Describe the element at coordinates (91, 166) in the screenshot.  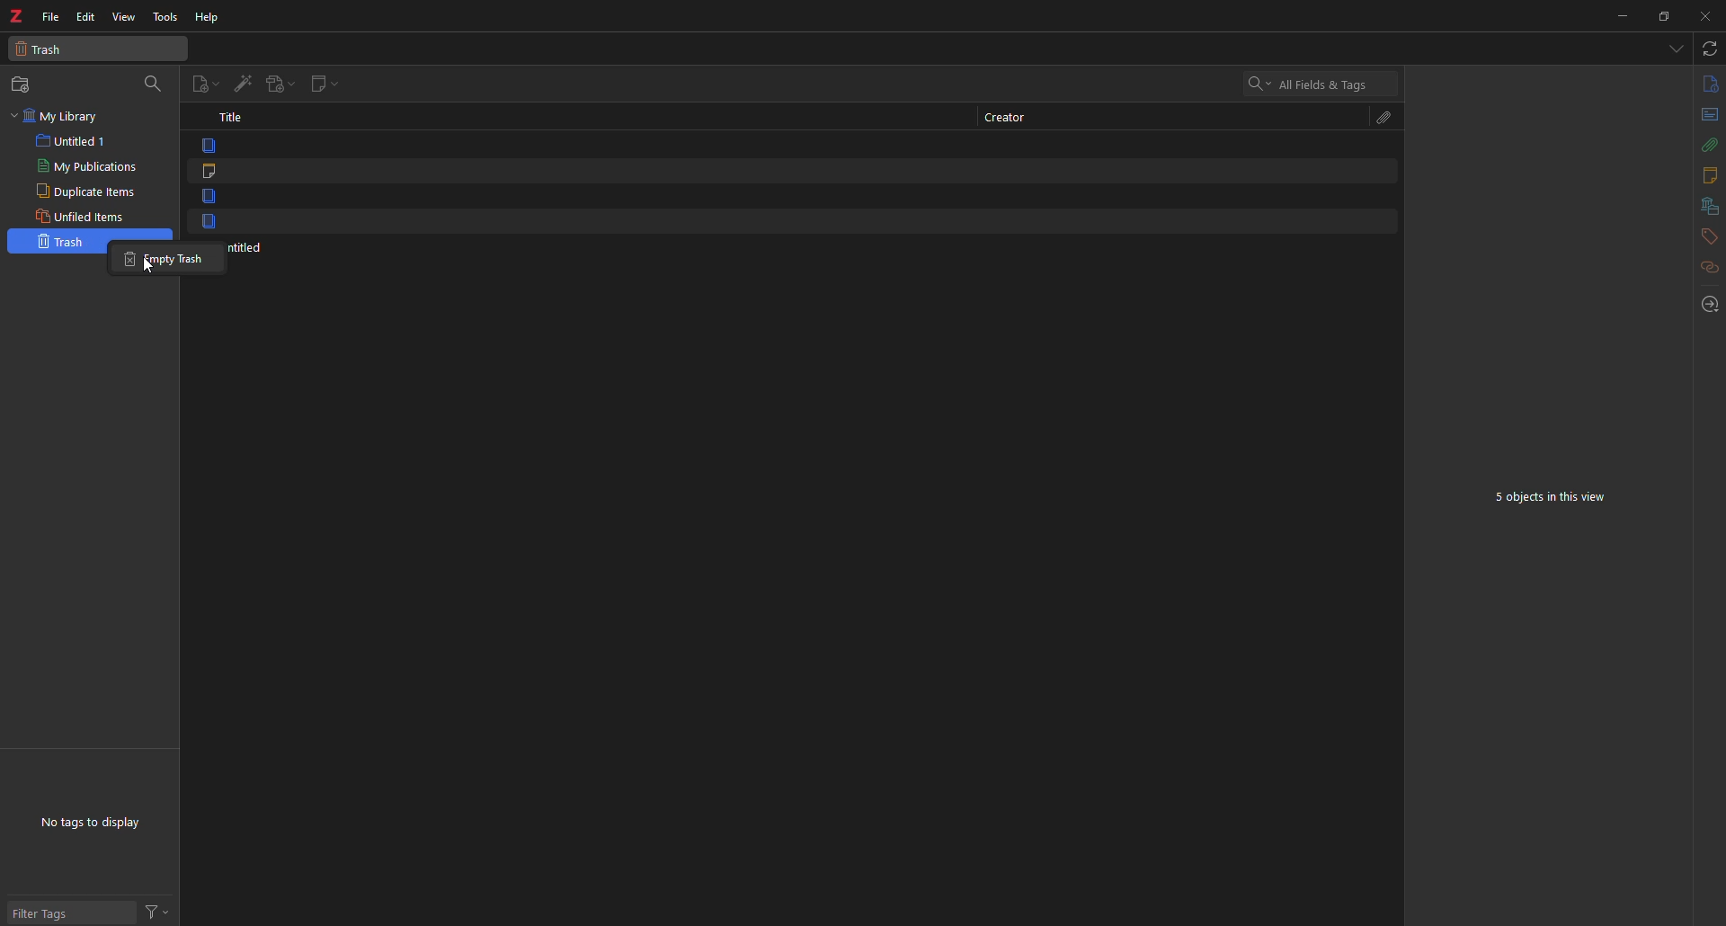
I see `my pubications` at that location.